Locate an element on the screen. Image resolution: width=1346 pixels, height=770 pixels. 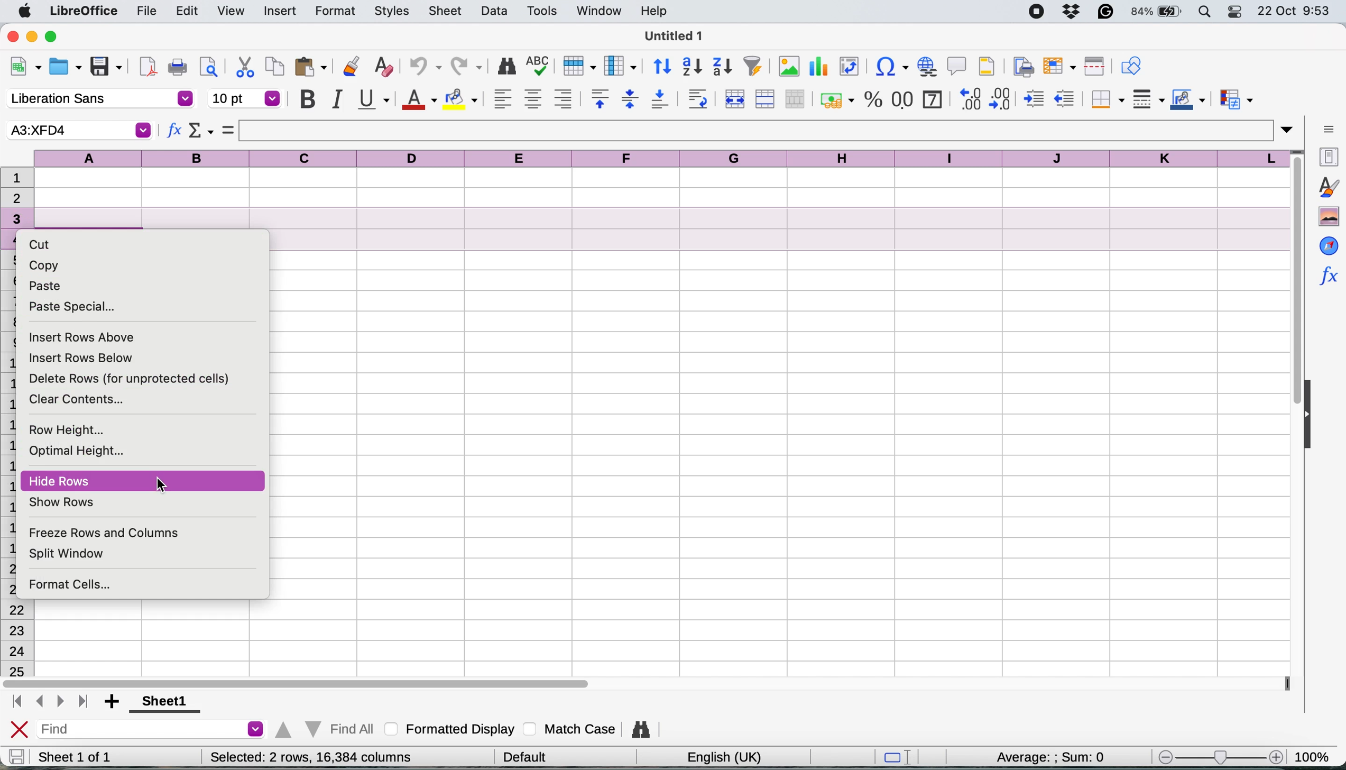
sheet 1 of 1 is located at coordinates (75, 757).